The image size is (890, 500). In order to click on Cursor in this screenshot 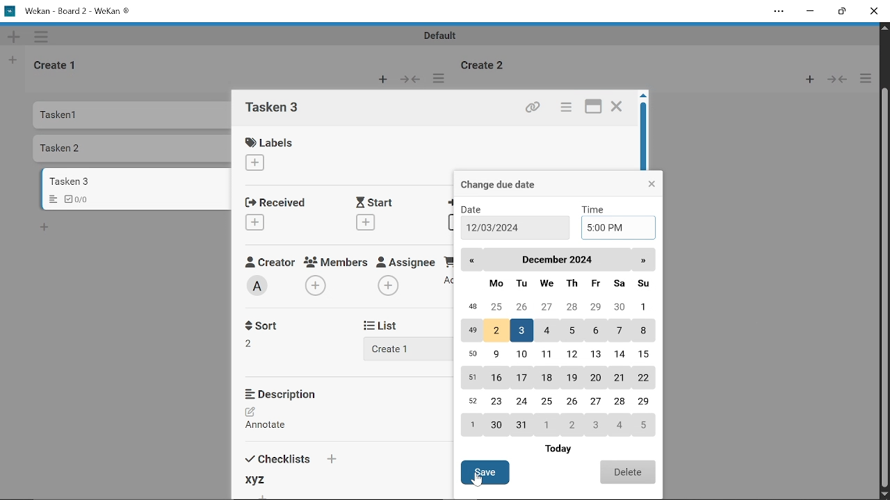, I will do `click(478, 481)`.